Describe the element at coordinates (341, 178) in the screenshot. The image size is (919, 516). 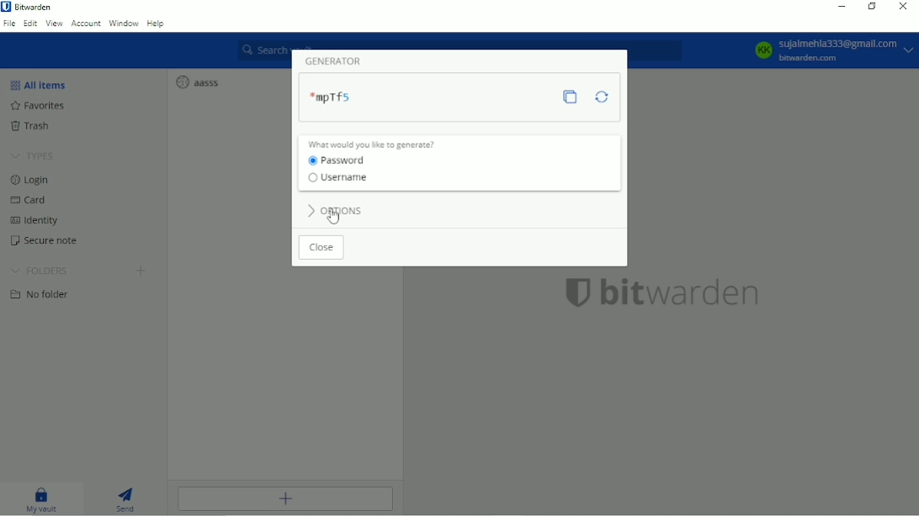
I see `Username radio button` at that location.